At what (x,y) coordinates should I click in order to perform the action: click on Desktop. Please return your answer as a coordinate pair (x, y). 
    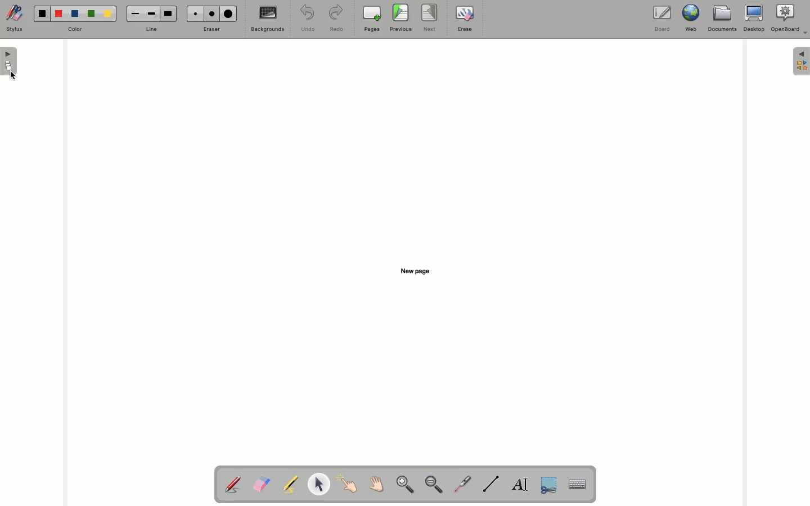
    Looking at the image, I should click on (754, 18).